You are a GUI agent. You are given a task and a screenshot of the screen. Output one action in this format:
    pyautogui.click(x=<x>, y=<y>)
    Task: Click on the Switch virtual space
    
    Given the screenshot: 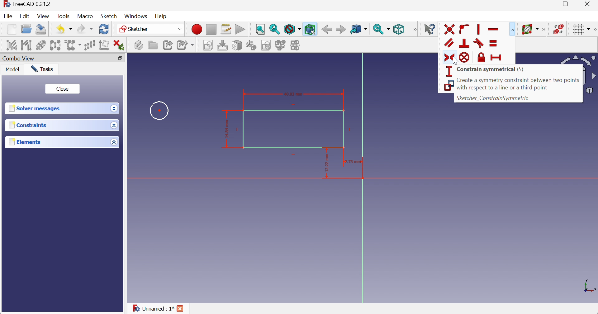 What is the action you would take?
    pyautogui.click(x=558, y=29)
    